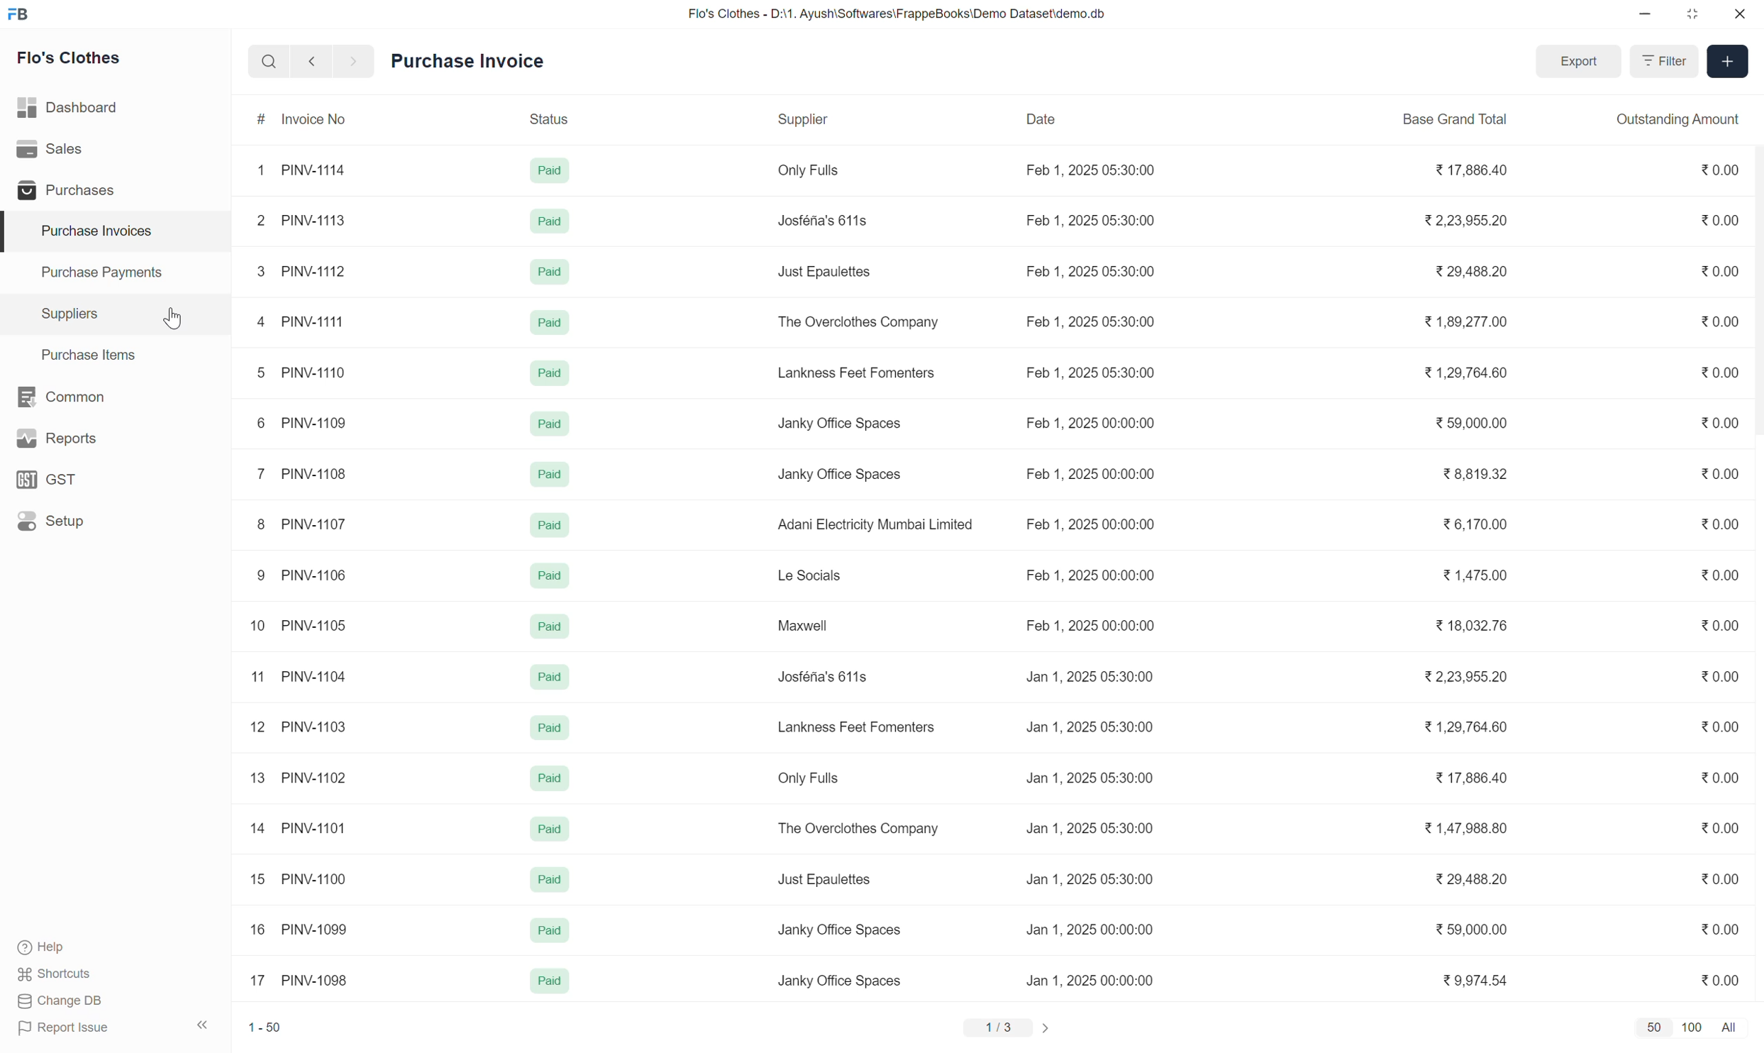 The width and height of the screenshot is (1764, 1053). I want to click on minimize, so click(1646, 15).